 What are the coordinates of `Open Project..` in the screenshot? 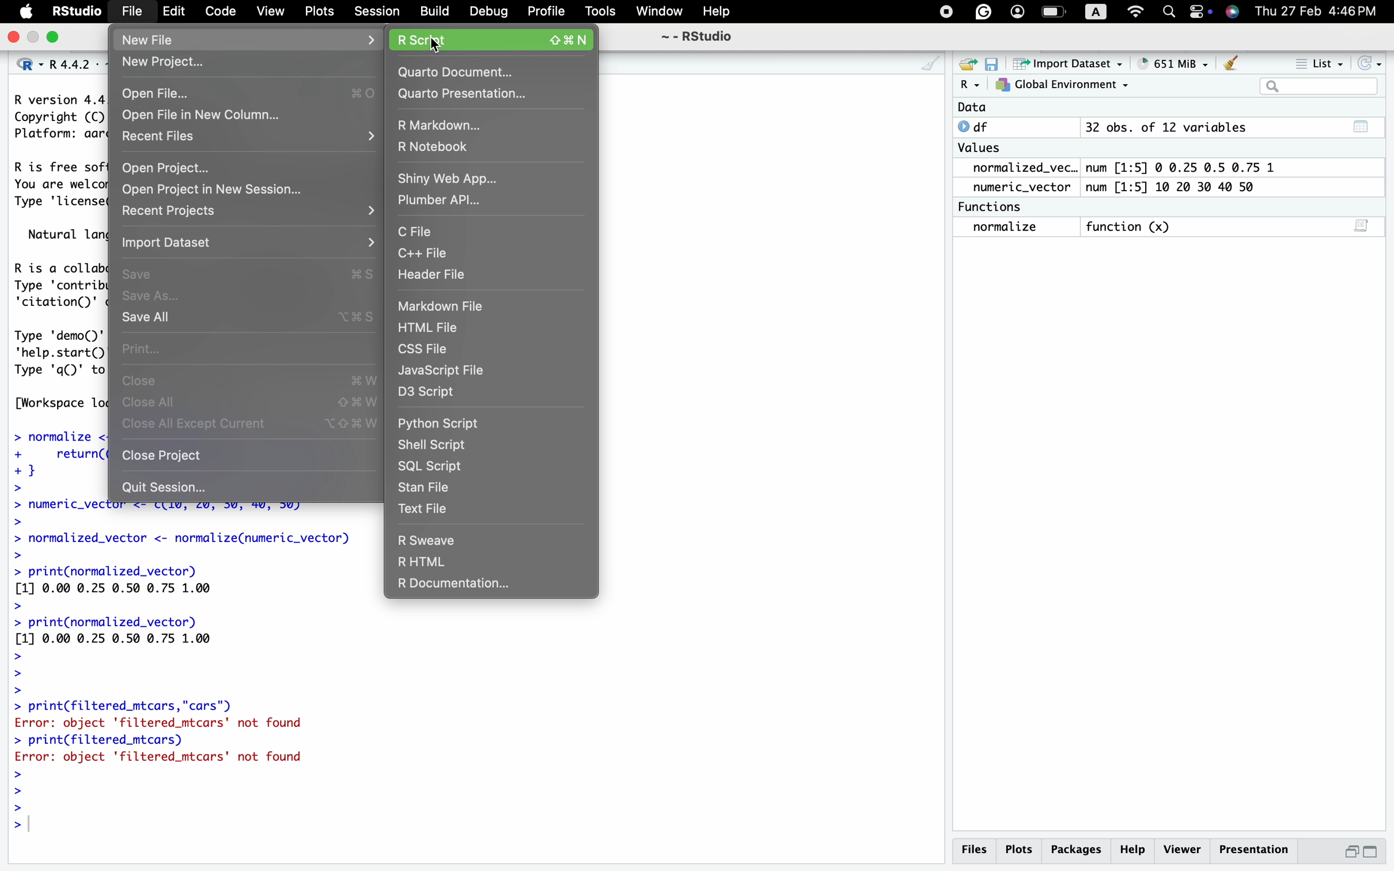 It's located at (205, 165).